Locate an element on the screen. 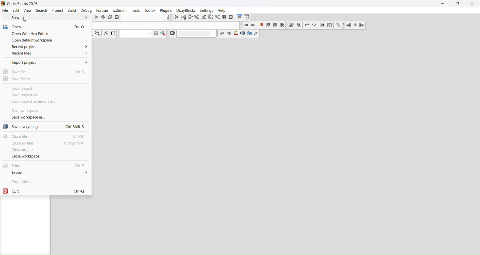  debugging windows is located at coordinates (238, 16).